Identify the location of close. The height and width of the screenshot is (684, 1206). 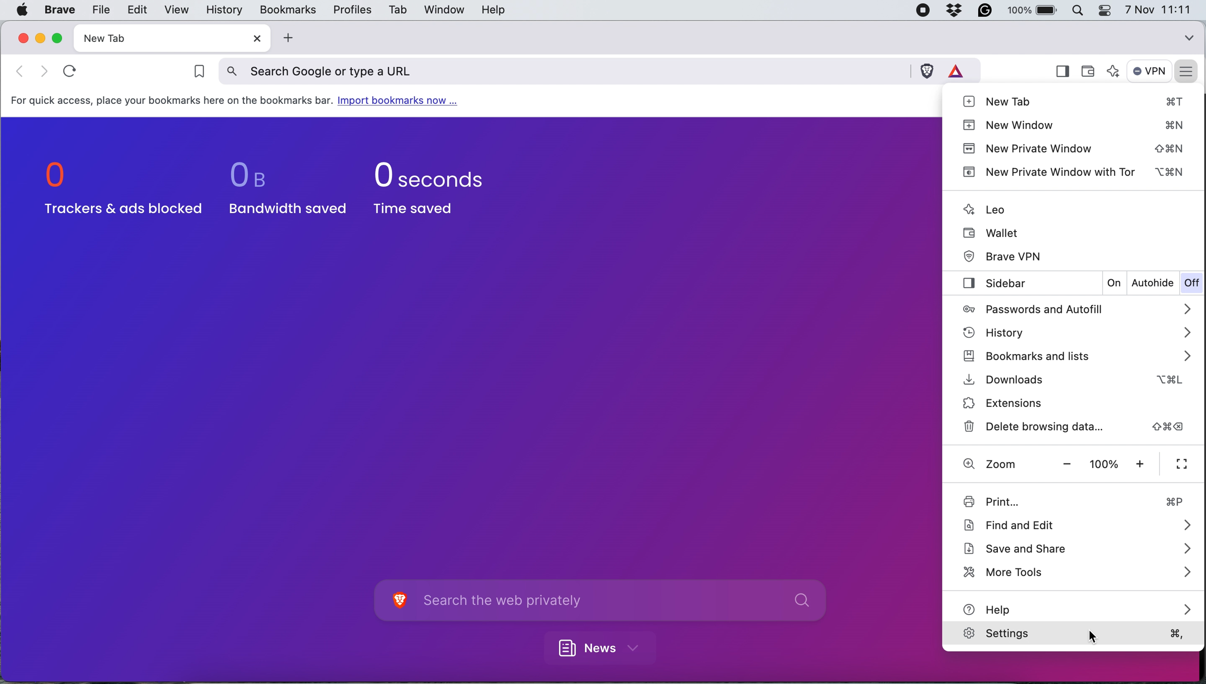
(253, 39).